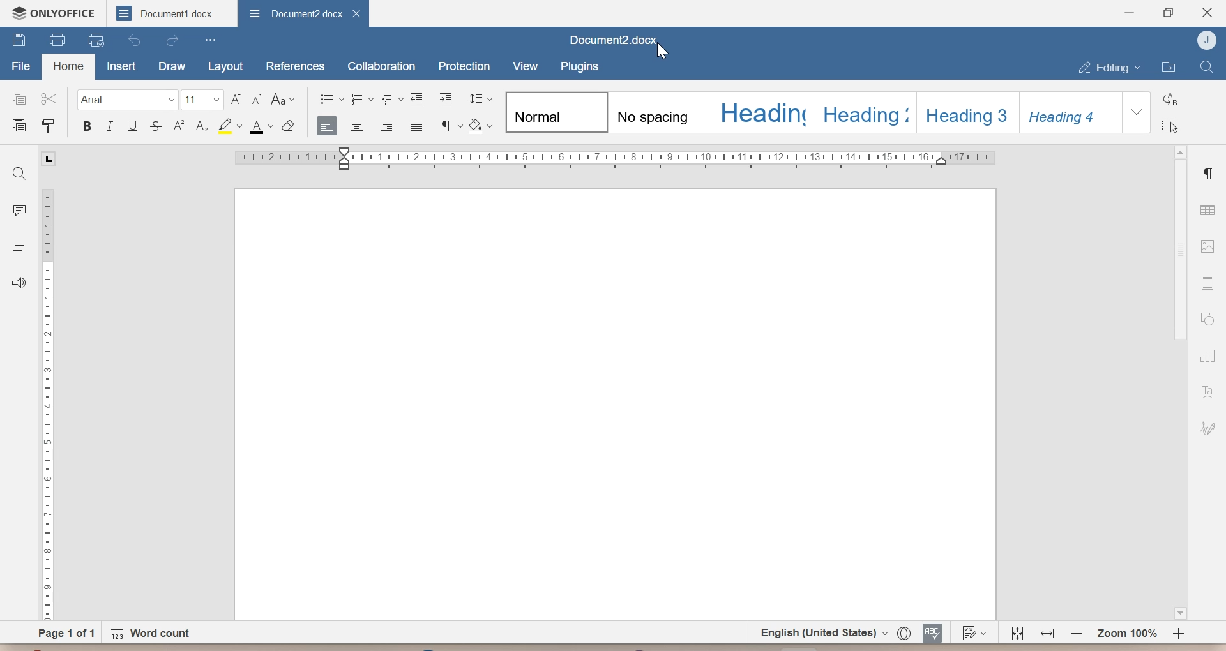 This screenshot has height=651, width=1226. Describe the element at coordinates (1206, 67) in the screenshot. I see `Find` at that location.